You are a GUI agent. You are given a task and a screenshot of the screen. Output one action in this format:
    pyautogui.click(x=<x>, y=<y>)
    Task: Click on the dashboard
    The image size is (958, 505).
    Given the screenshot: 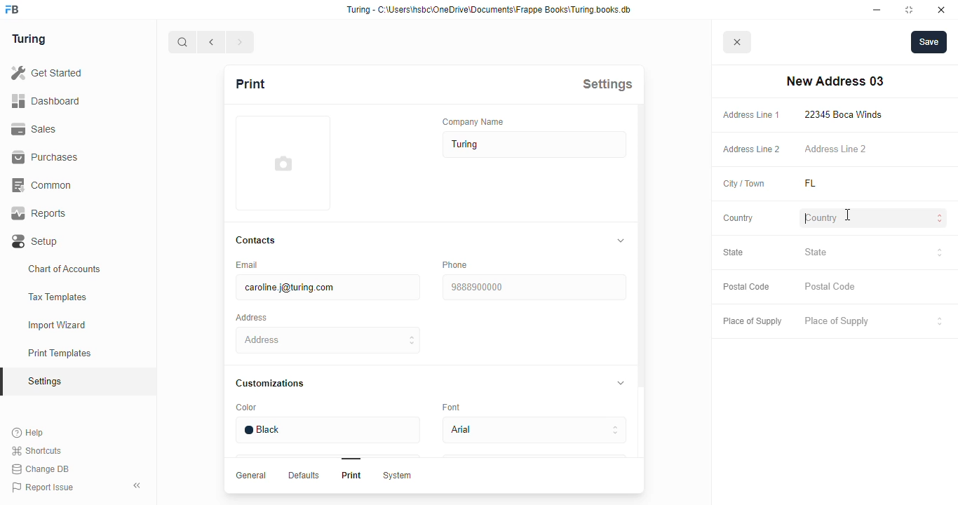 What is the action you would take?
    pyautogui.click(x=46, y=100)
    